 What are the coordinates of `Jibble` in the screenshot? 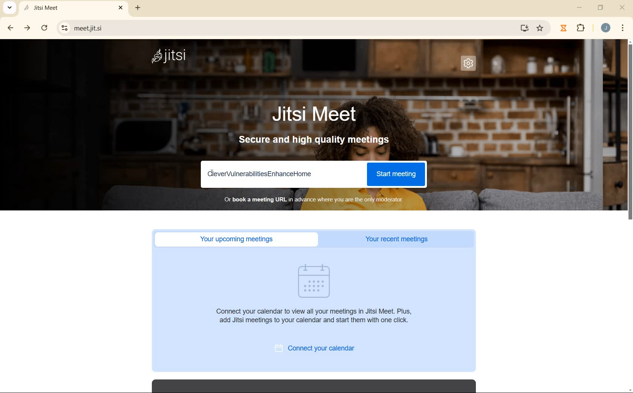 It's located at (564, 29).